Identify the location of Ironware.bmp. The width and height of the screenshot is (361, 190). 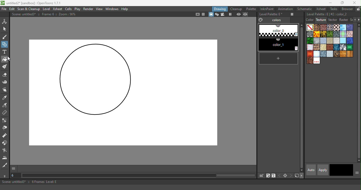
(336, 34).